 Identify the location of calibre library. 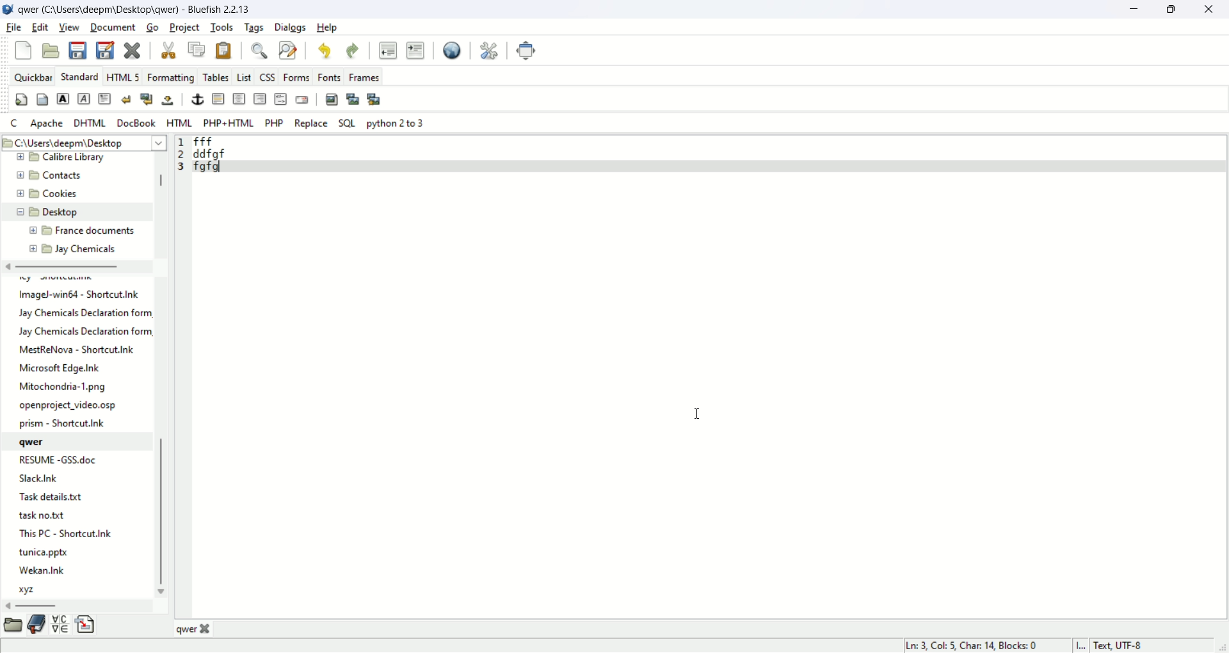
(58, 157).